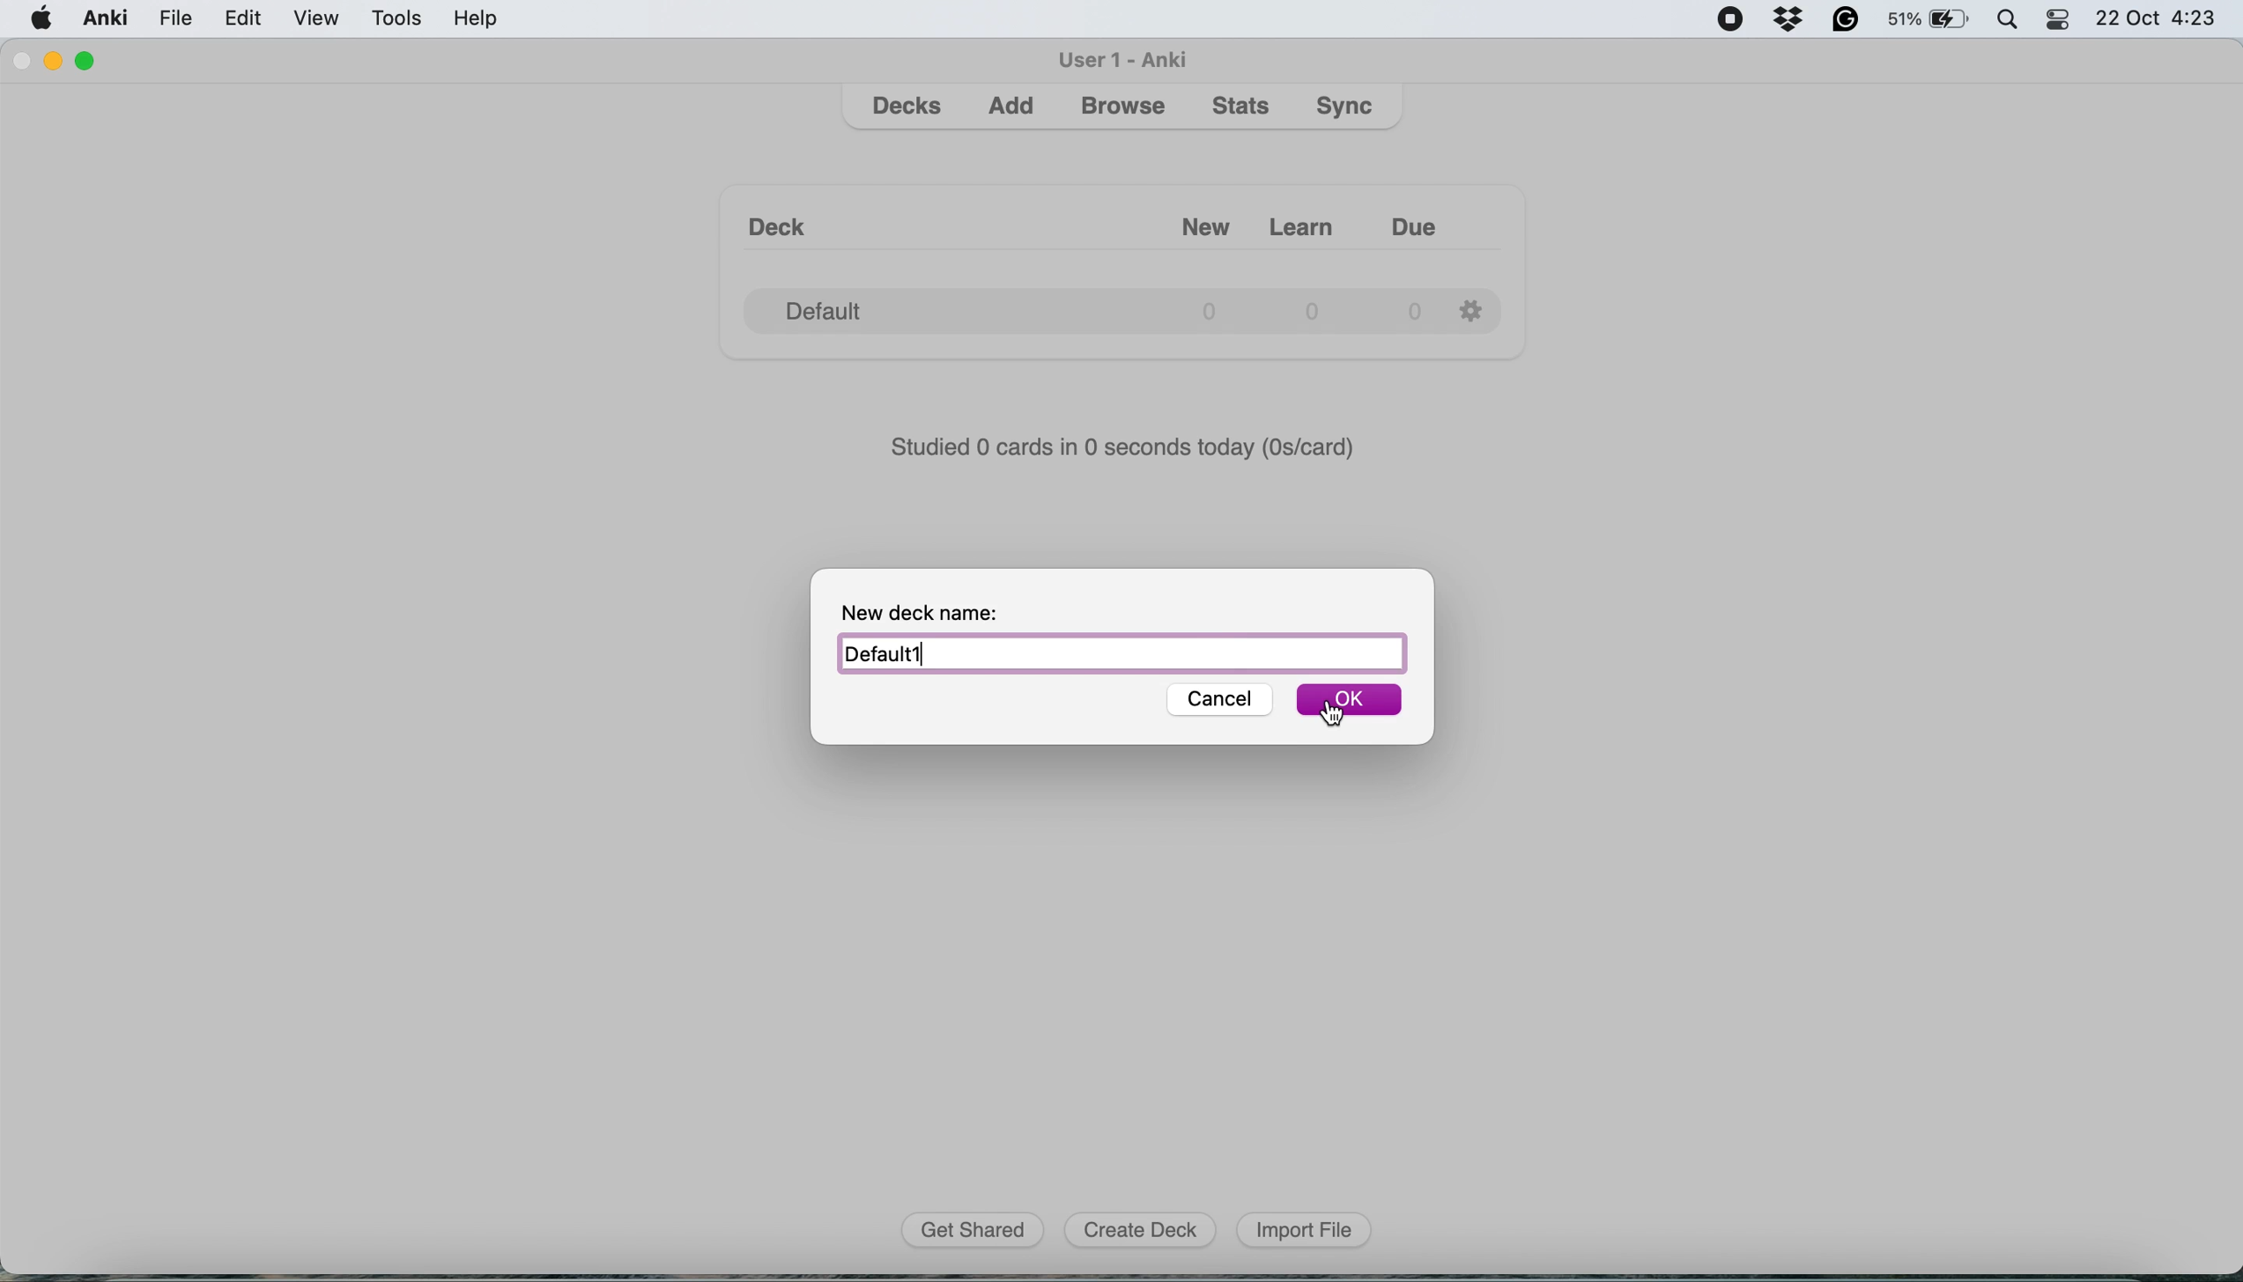 The image size is (2243, 1282). Describe the element at coordinates (2163, 20) in the screenshot. I see `22 Oct 4:23` at that location.